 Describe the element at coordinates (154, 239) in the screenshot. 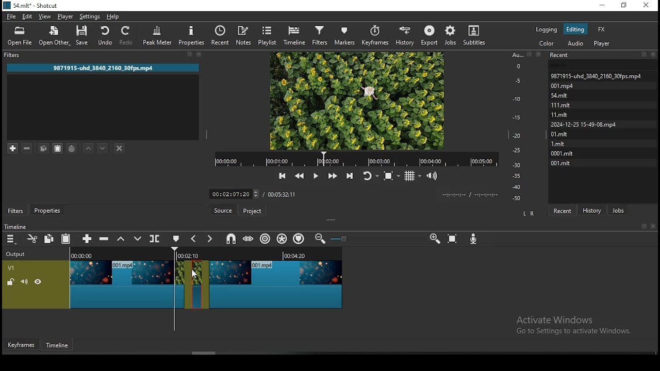

I see `split at playhead` at that location.